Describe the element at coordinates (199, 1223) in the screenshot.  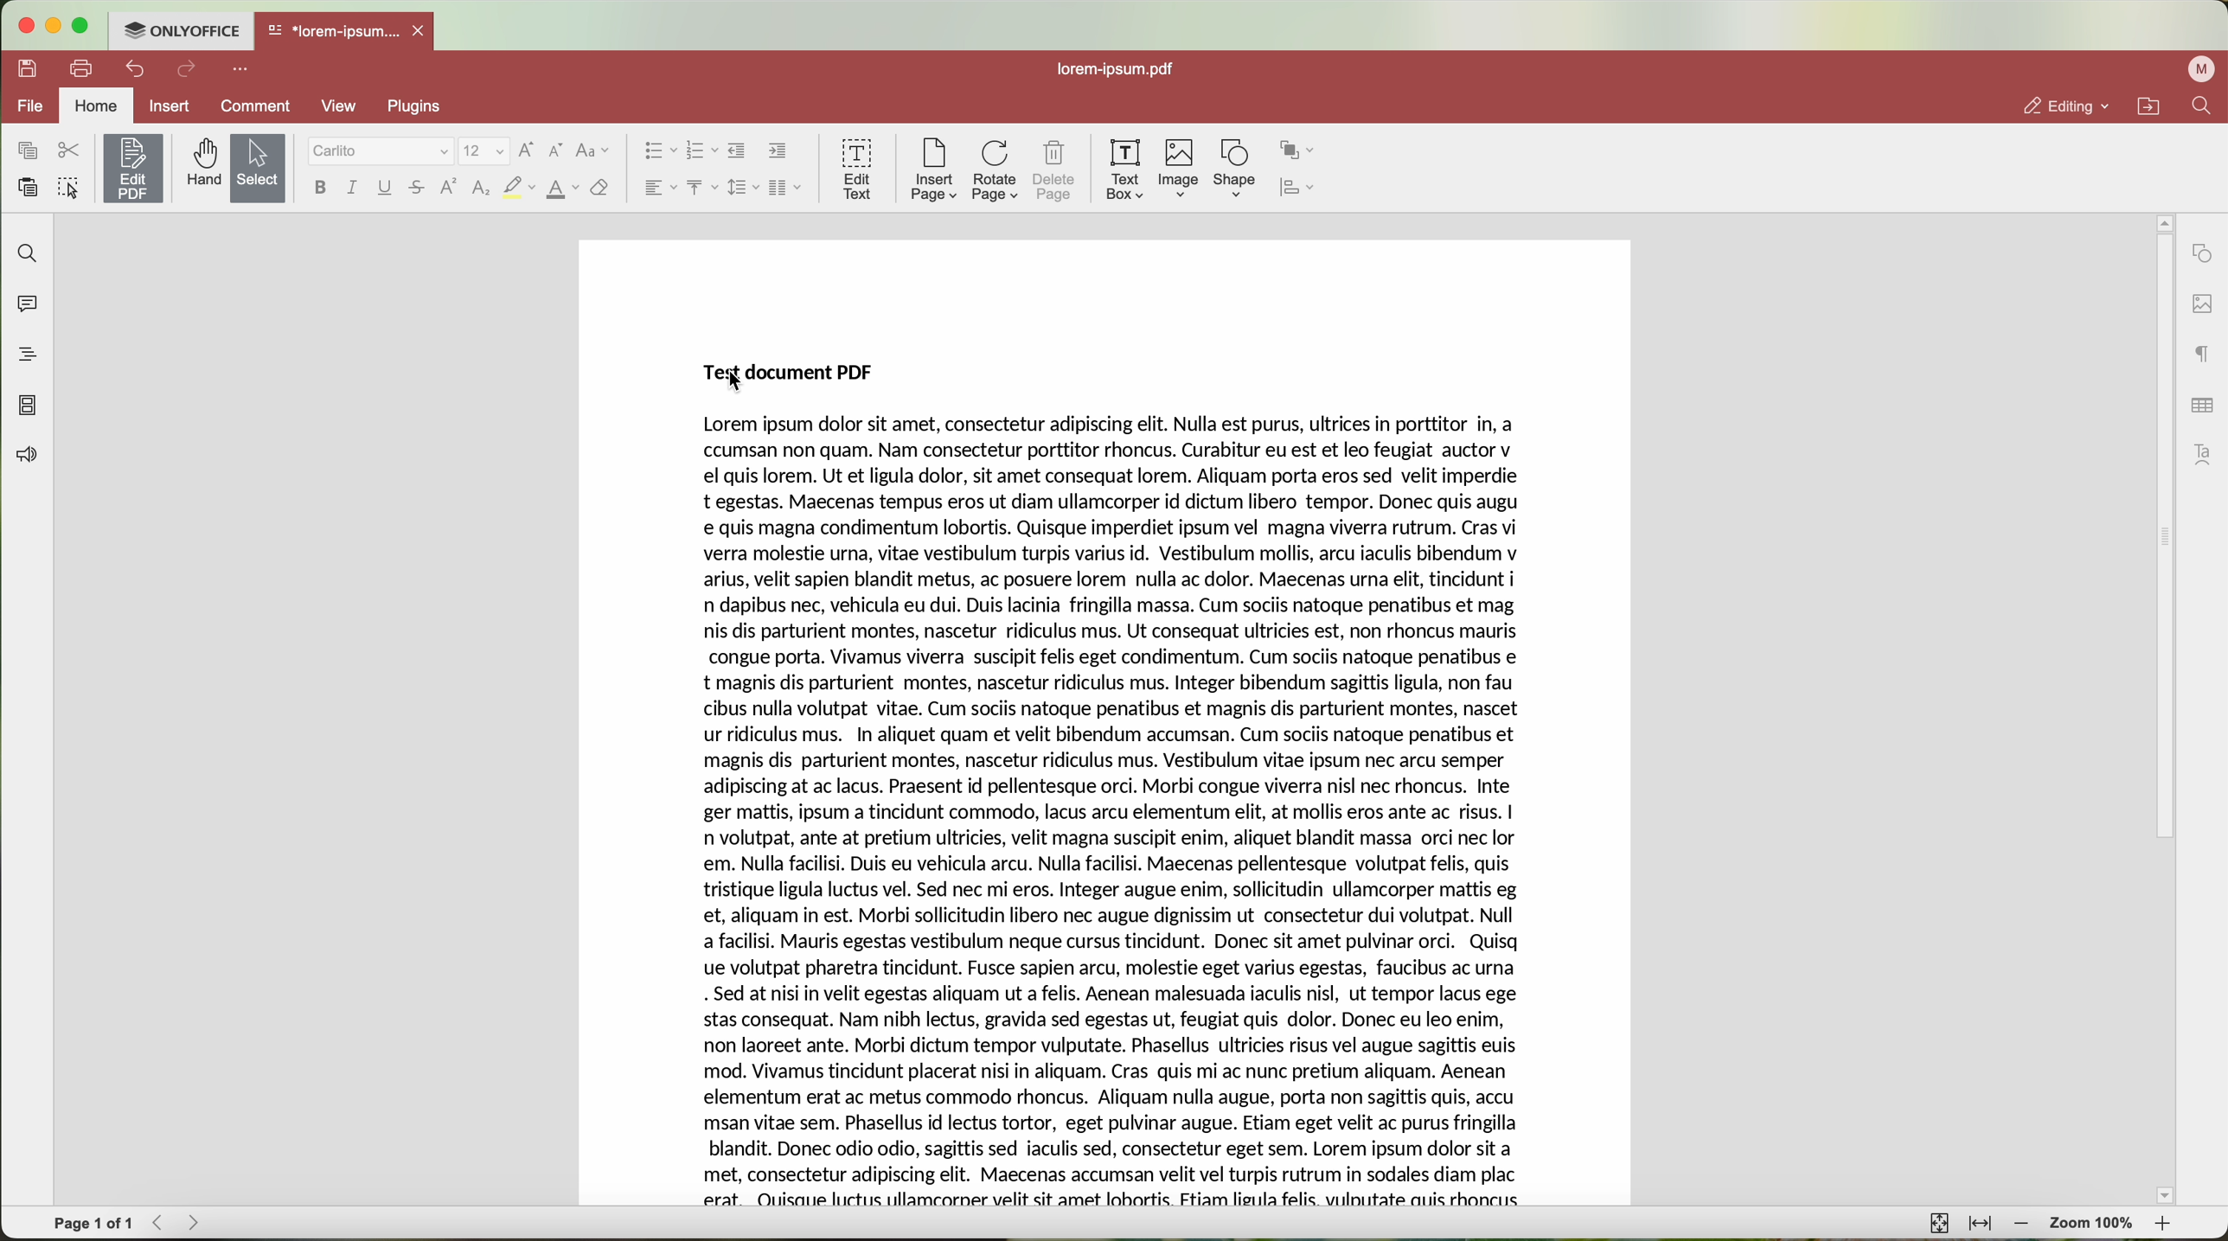
I see `Forward` at that location.